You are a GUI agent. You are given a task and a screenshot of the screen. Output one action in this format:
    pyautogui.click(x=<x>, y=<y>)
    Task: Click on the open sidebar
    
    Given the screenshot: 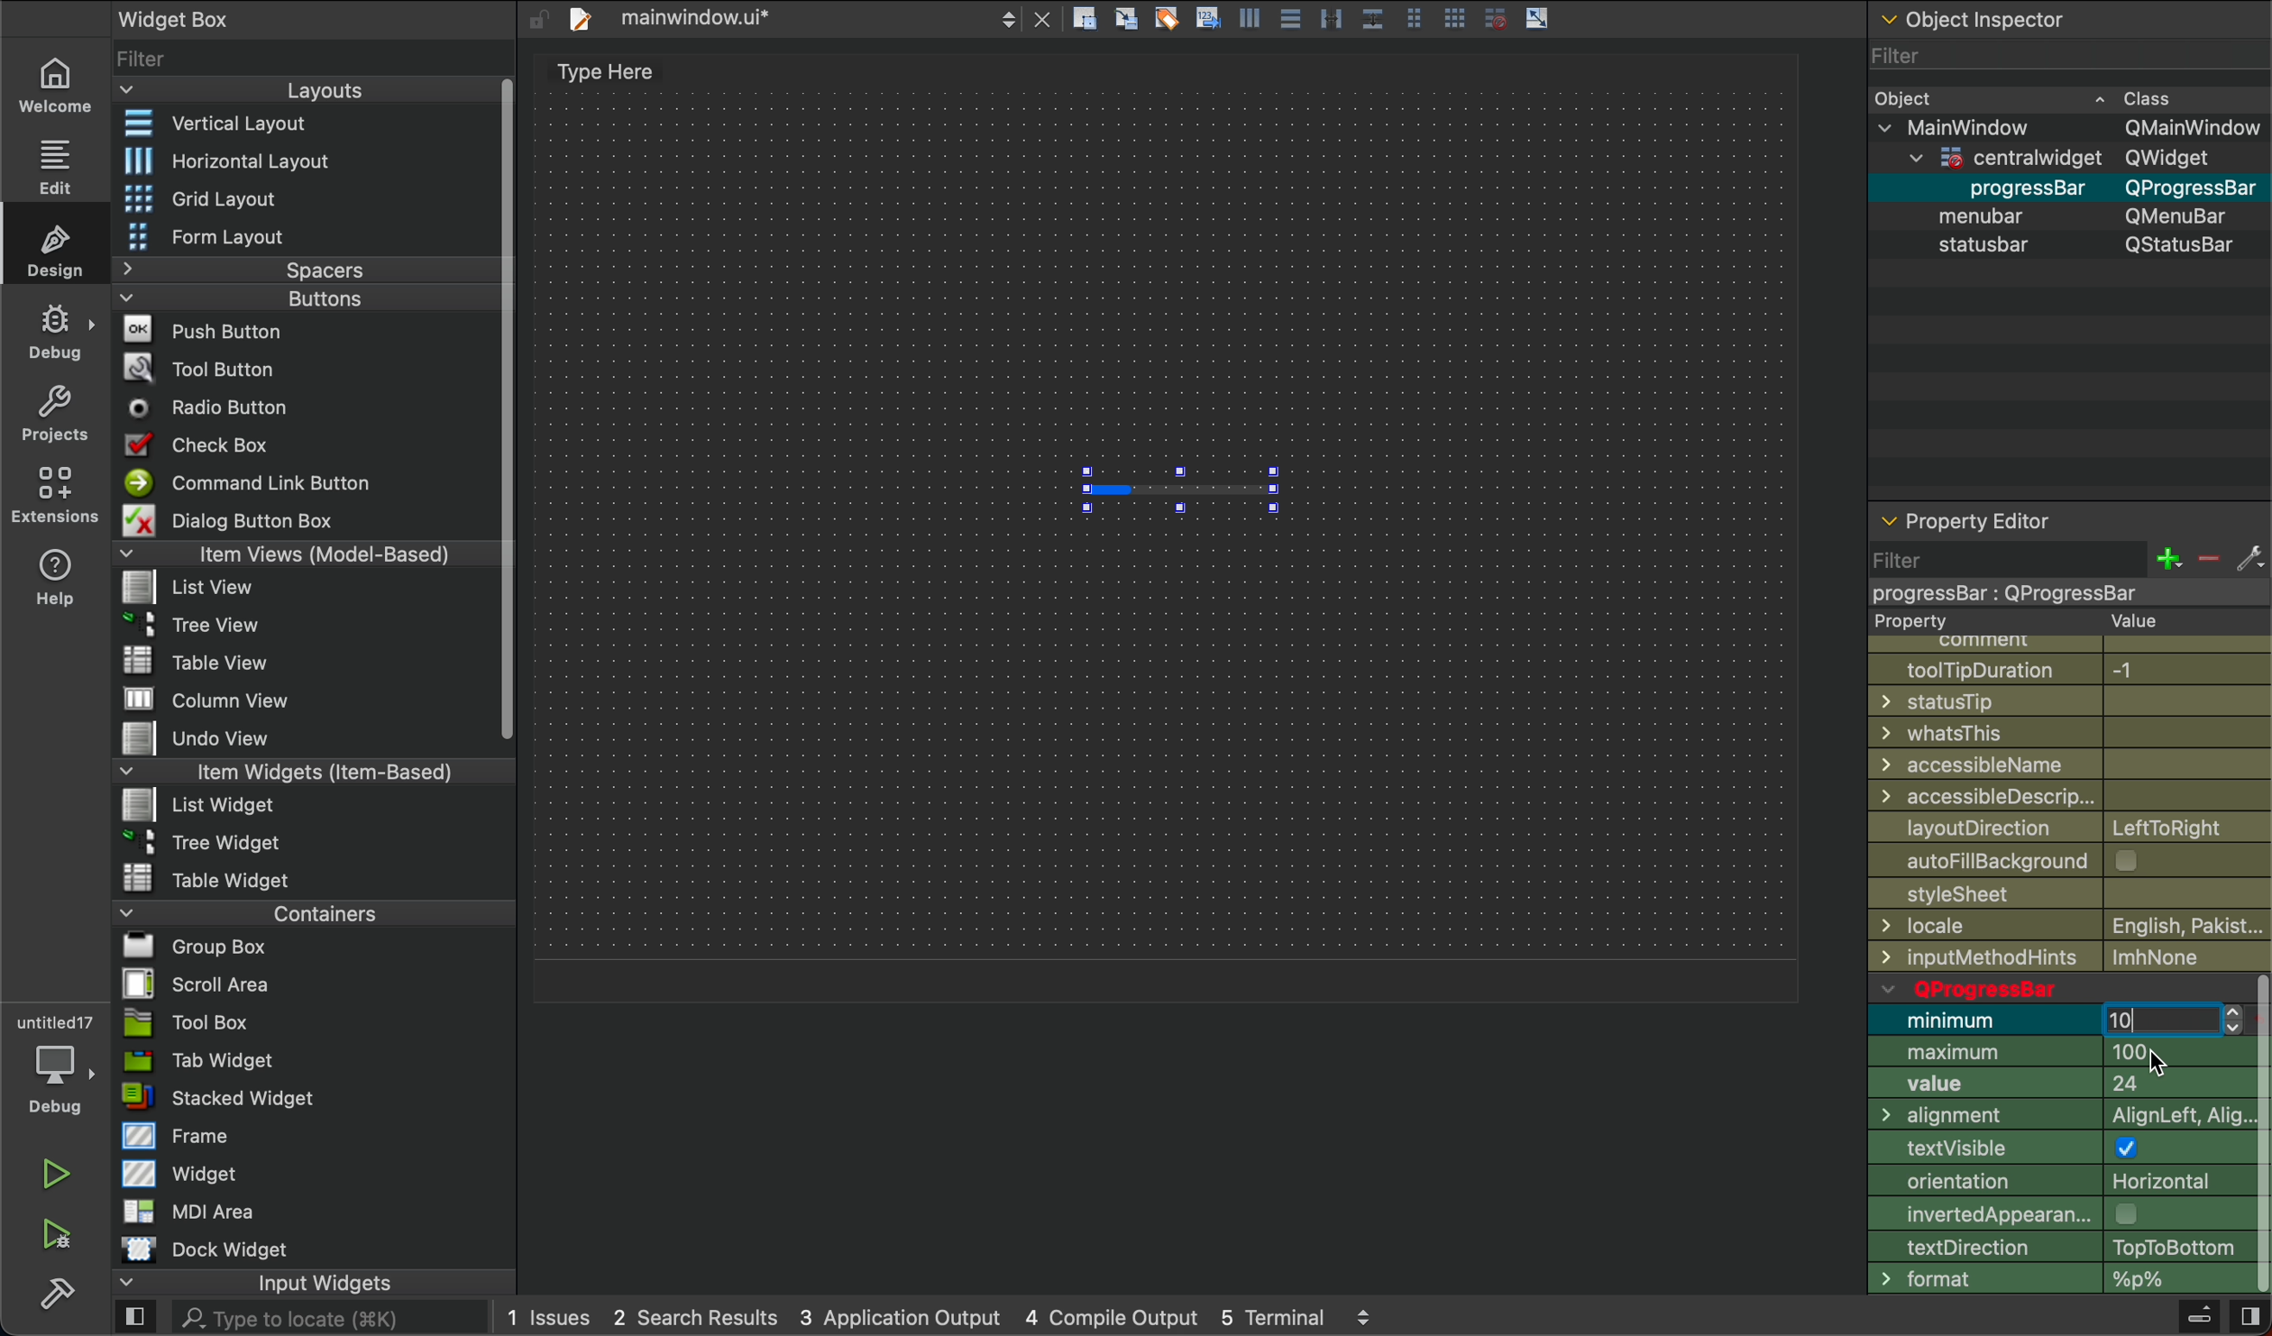 What is the action you would take?
    pyautogui.click(x=135, y=1319)
    